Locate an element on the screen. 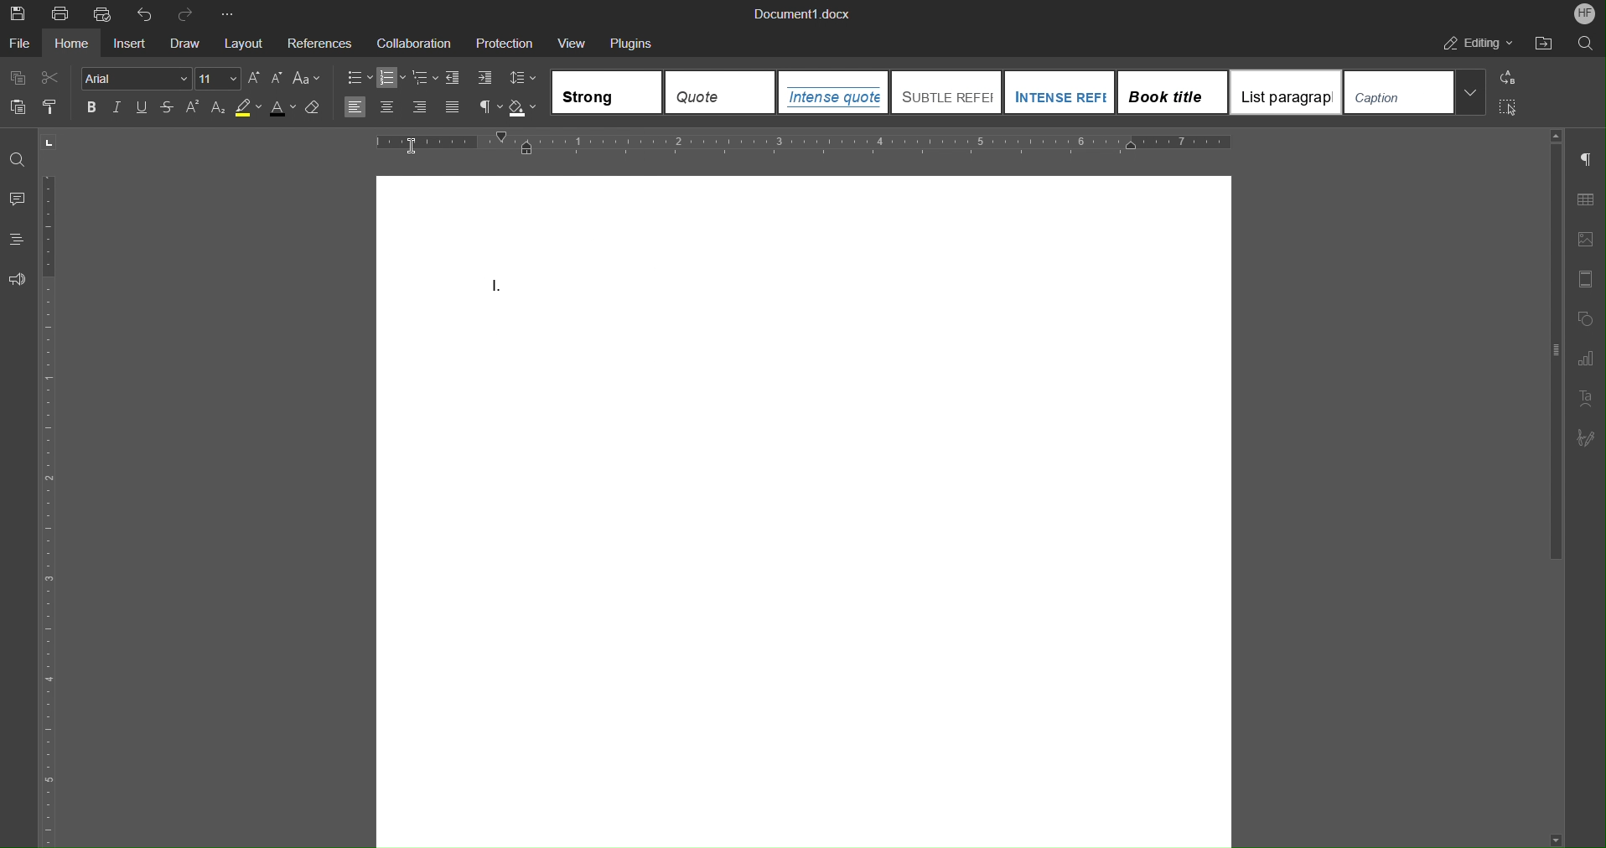 The width and height of the screenshot is (1606, 848). Subscript is located at coordinates (217, 108).